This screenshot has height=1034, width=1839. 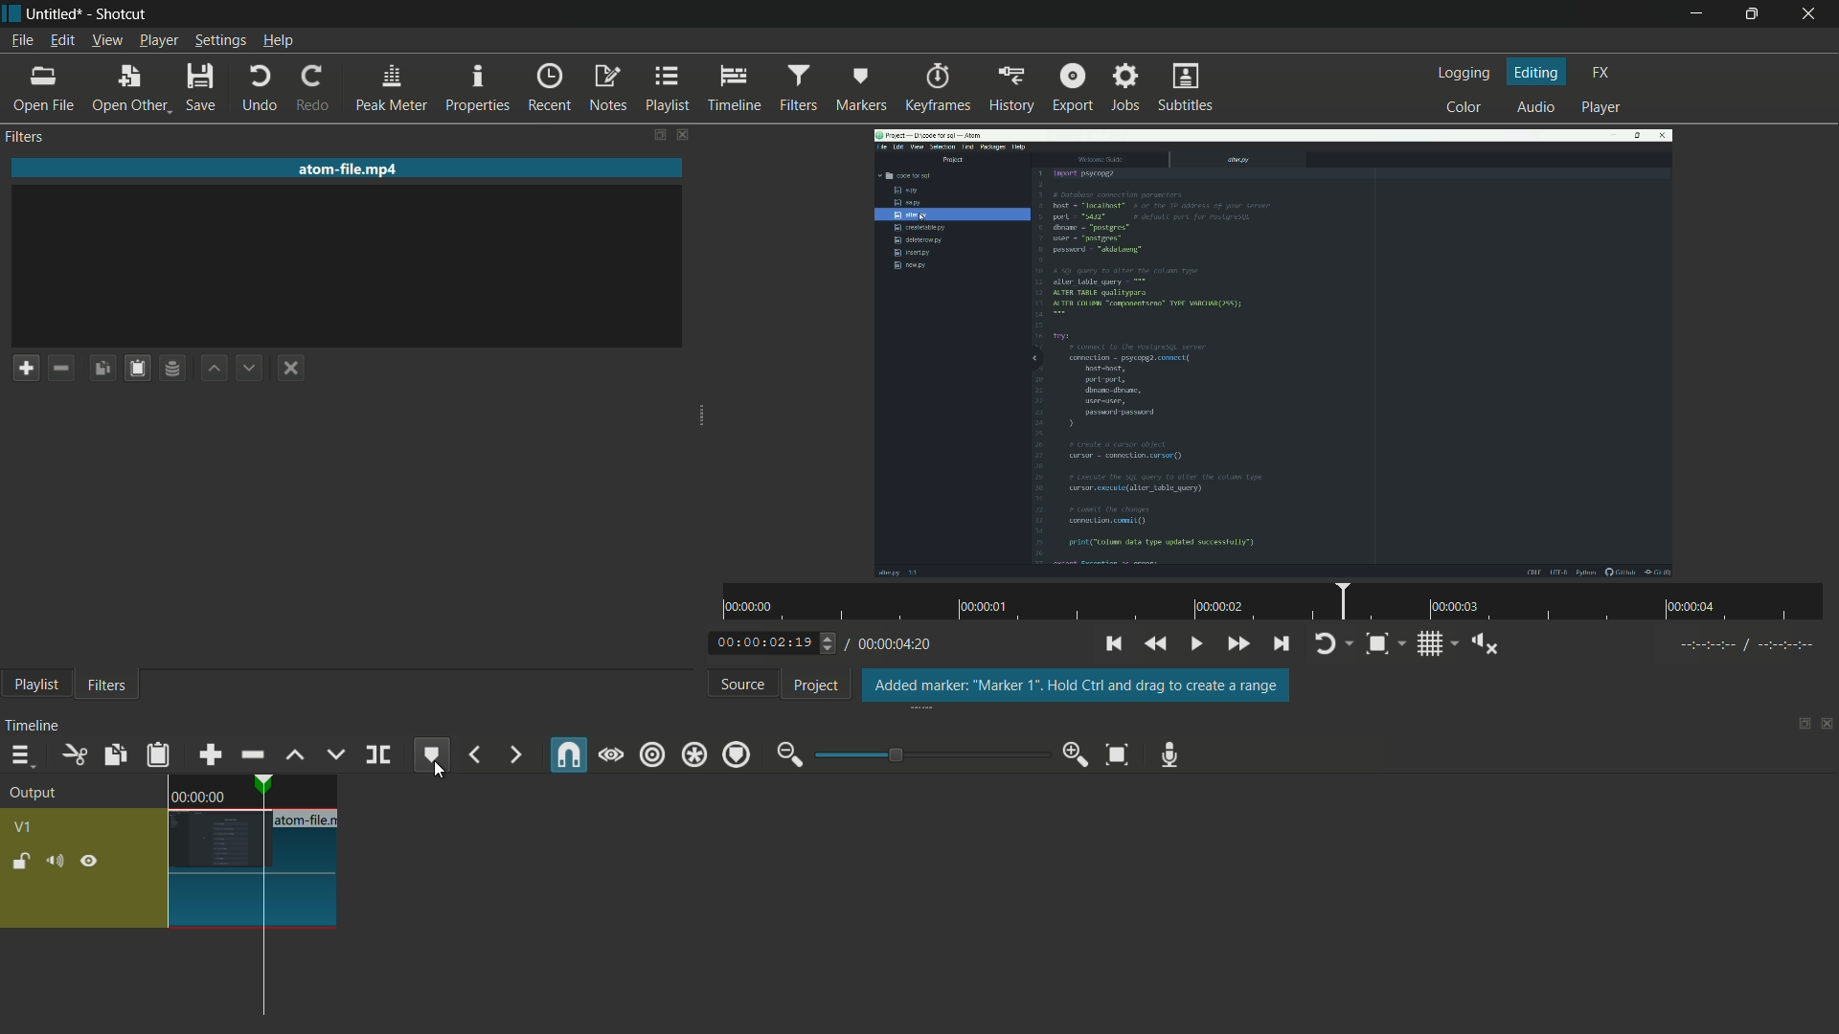 What do you see at coordinates (62, 40) in the screenshot?
I see `edit menu` at bounding box center [62, 40].